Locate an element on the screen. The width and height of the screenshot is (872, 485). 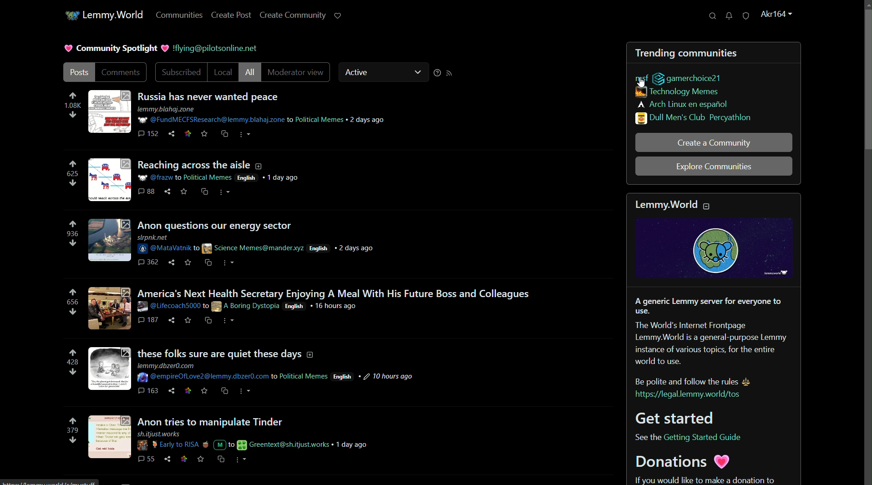
comments is located at coordinates (149, 261).